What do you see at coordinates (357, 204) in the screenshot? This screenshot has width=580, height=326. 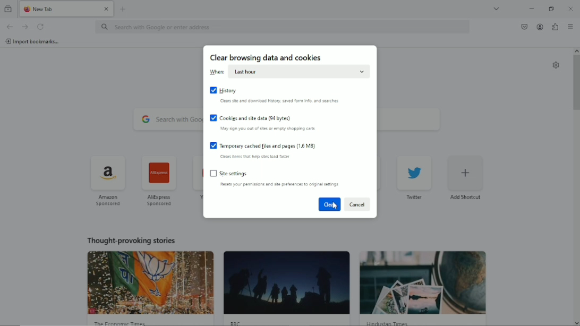 I see `cancel` at bounding box center [357, 204].